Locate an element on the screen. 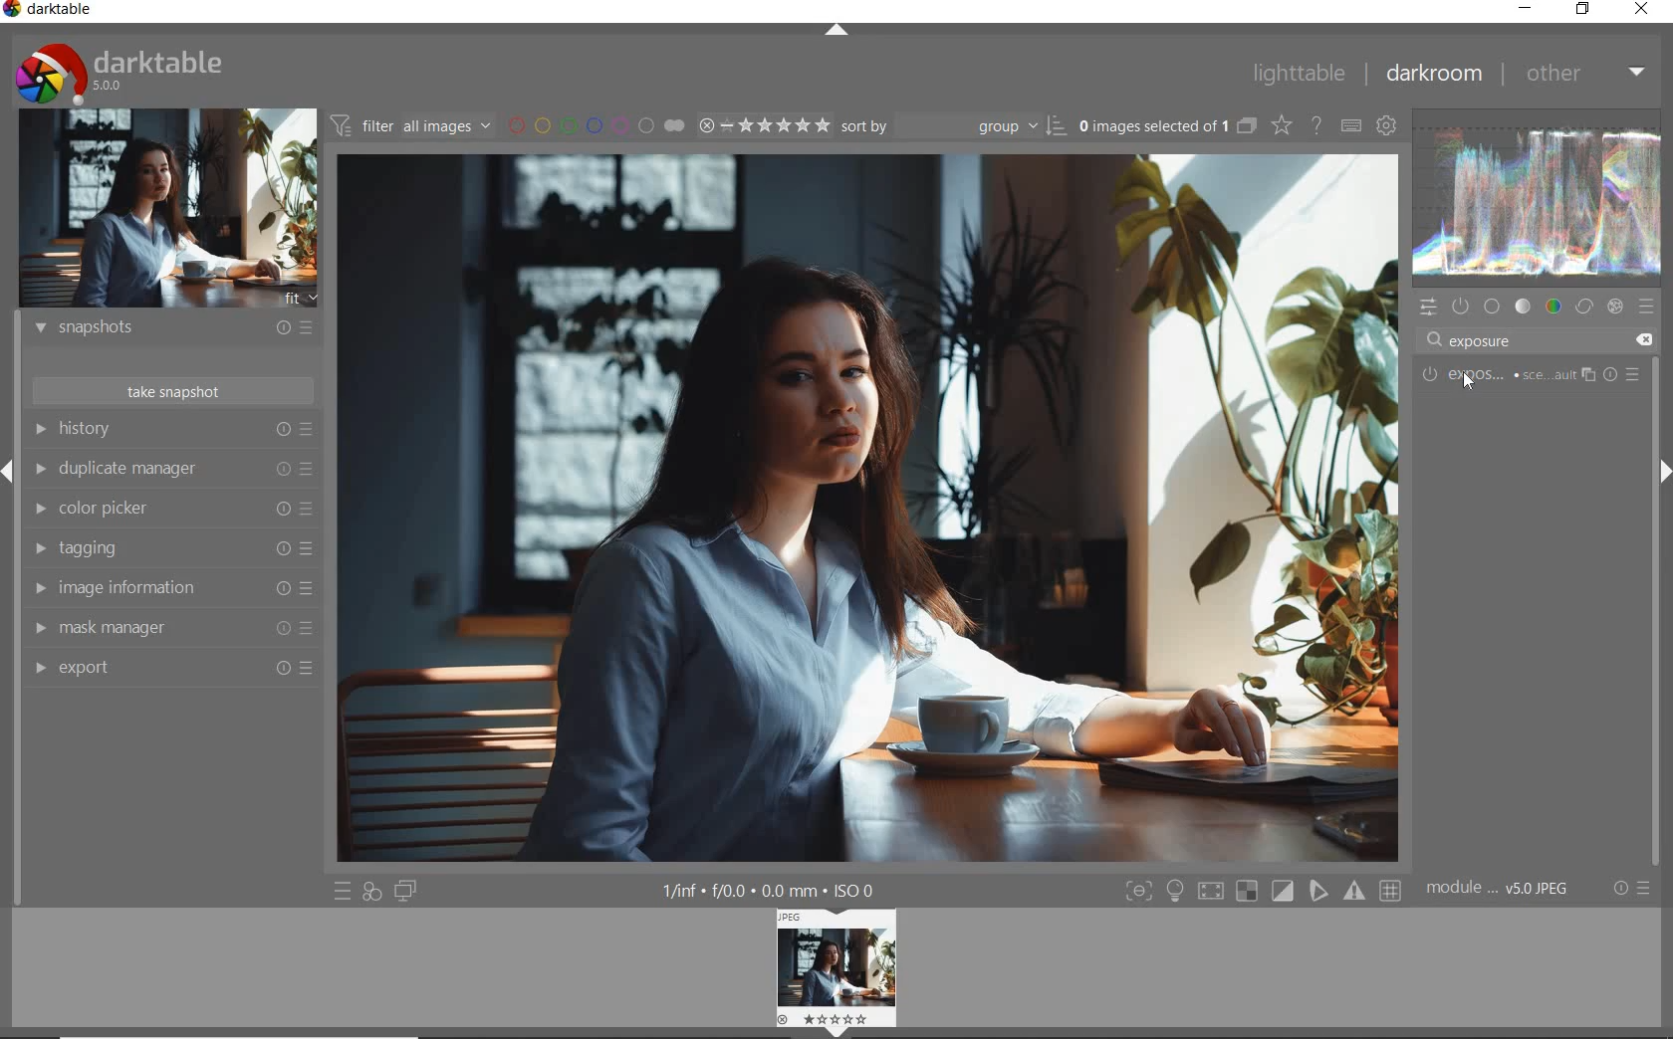  other display information is located at coordinates (769, 890).